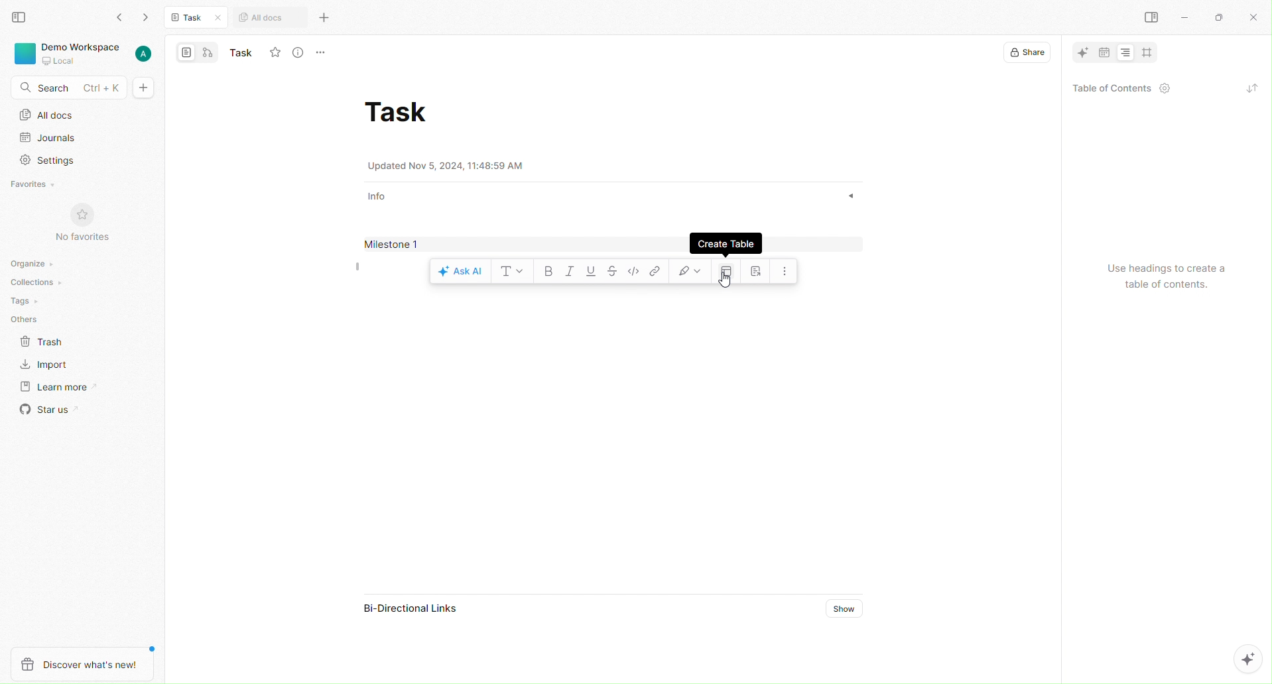 The image size is (1272, 684). Describe the element at coordinates (326, 18) in the screenshot. I see `More` at that location.